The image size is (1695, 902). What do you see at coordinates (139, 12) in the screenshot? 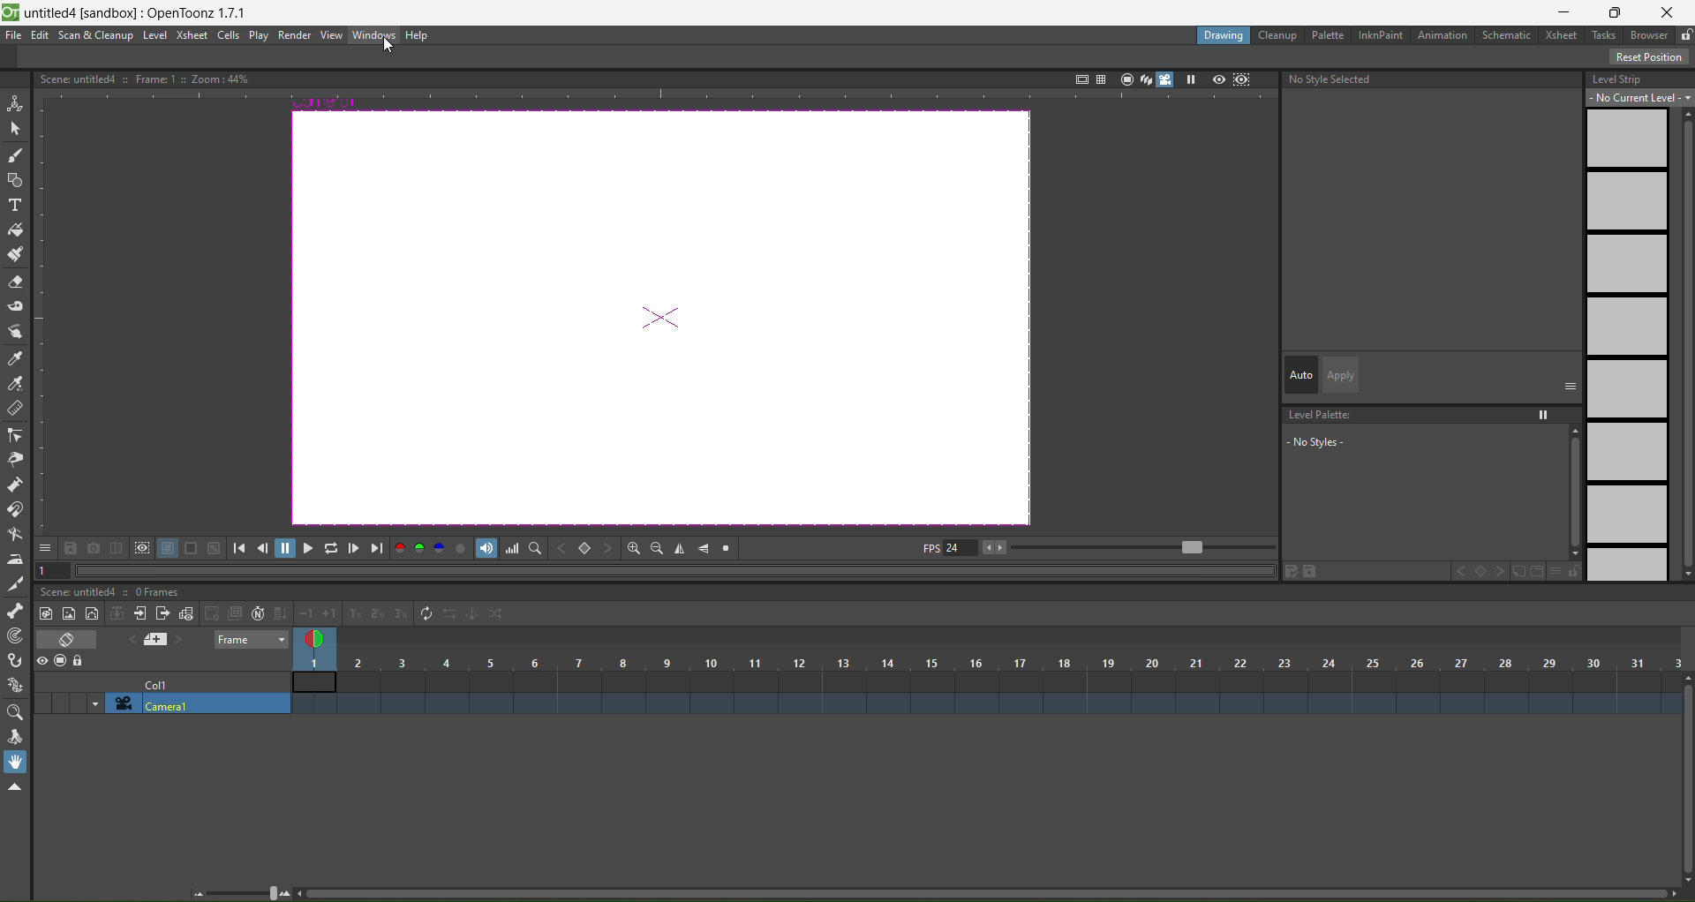
I see `untitledd [sandbox] :OpenToonz 1.7.1` at bounding box center [139, 12].